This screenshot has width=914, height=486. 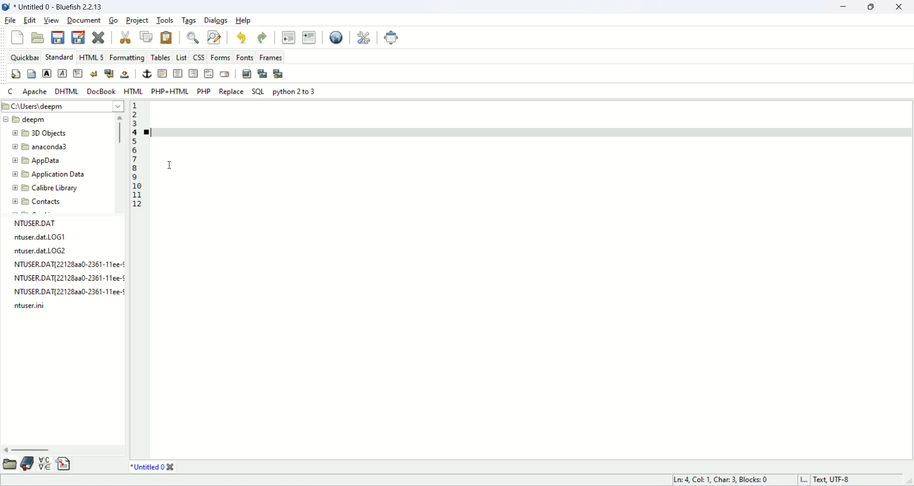 I want to click on list, so click(x=181, y=58).